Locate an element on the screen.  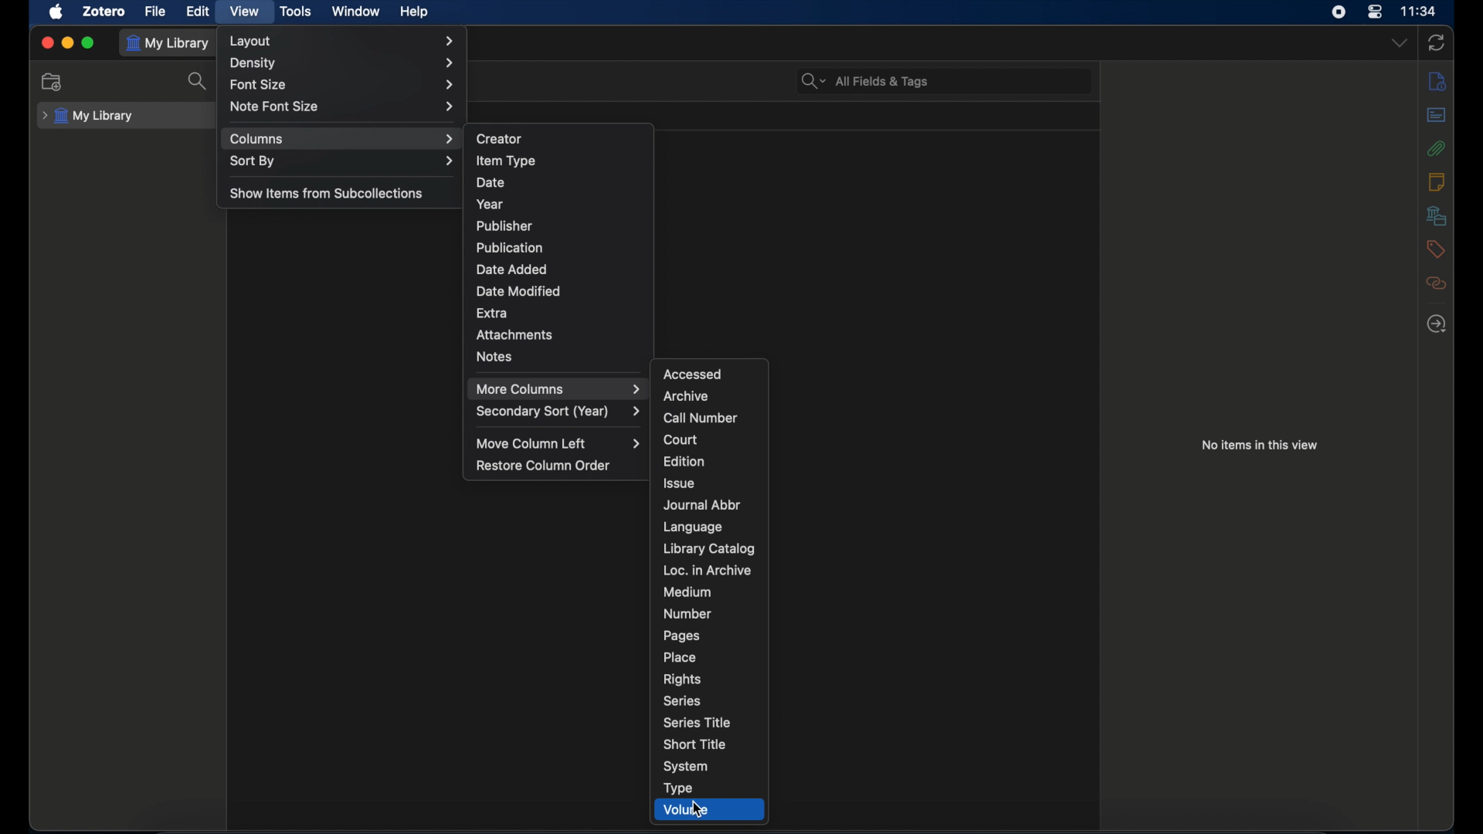
close is located at coordinates (46, 42).